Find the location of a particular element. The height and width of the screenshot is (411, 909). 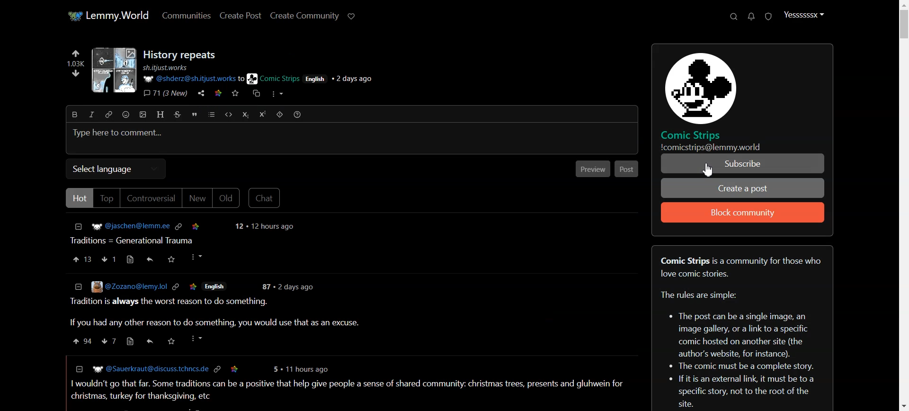

Post is located at coordinates (627, 168).